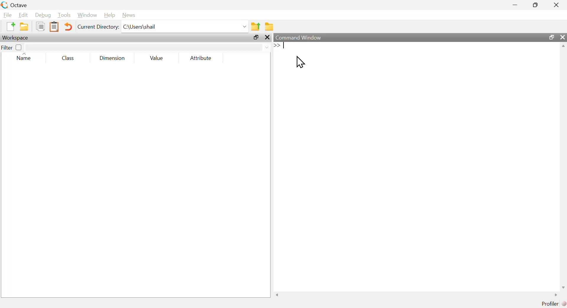 This screenshot has height=308, width=567. What do you see at coordinates (7, 15) in the screenshot?
I see `file` at bounding box center [7, 15].